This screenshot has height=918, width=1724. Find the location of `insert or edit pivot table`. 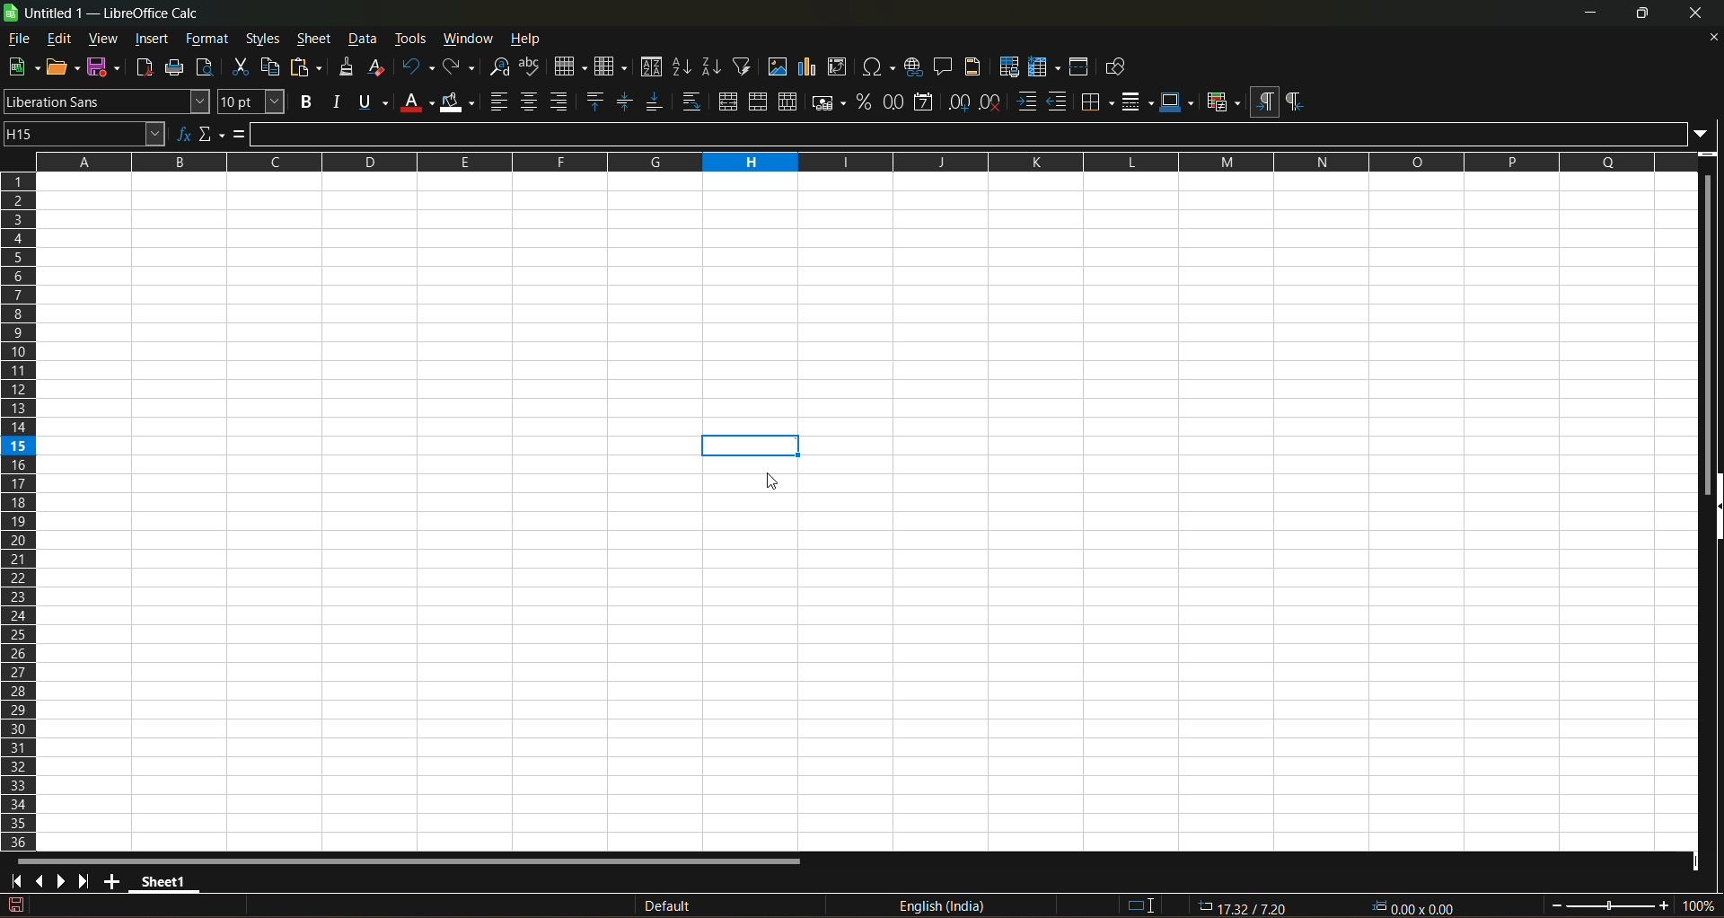

insert or edit pivot table is located at coordinates (837, 67).